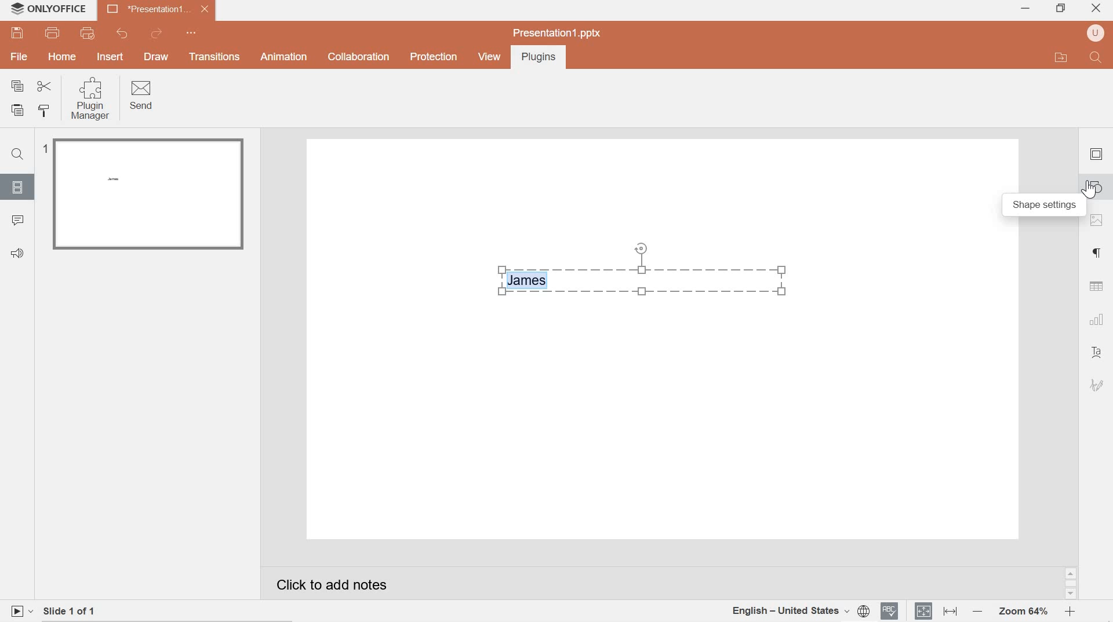 This screenshot has height=622, width=1113. Describe the element at coordinates (1022, 611) in the screenshot. I see `Zoom 64%` at that location.